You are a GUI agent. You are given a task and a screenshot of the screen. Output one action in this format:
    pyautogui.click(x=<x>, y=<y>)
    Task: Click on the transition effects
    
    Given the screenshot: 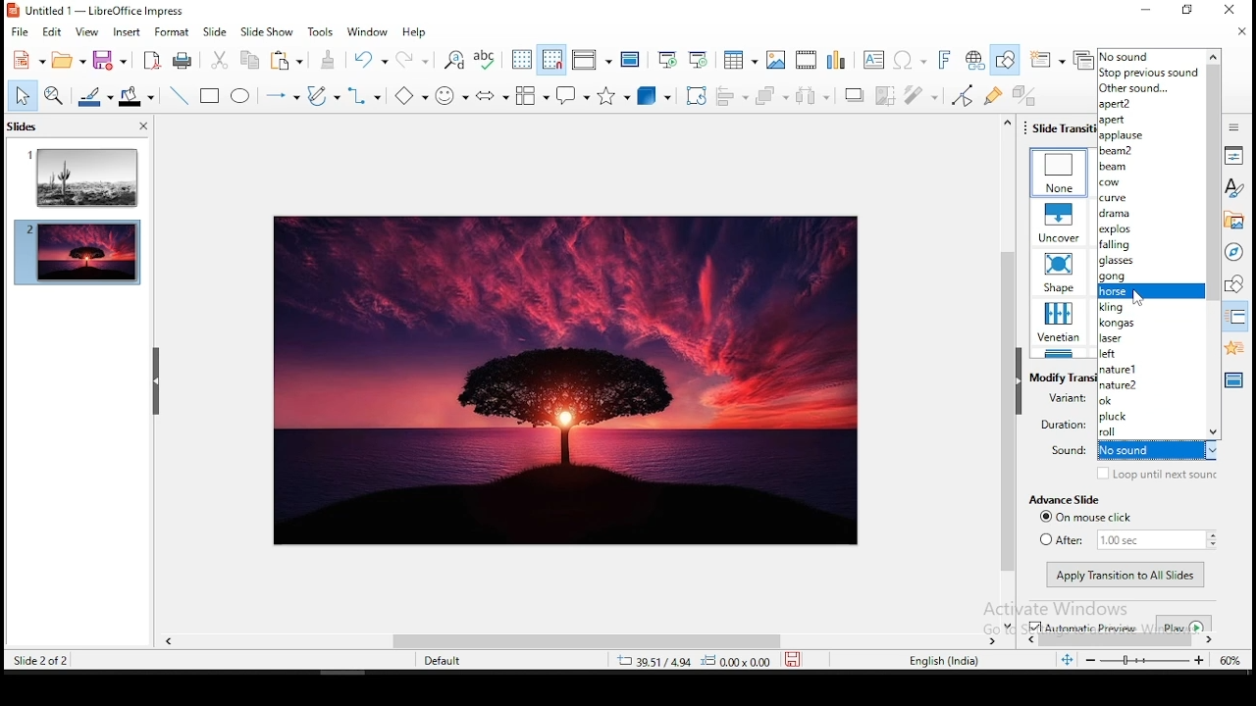 What is the action you would take?
    pyautogui.click(x=1060, y=174)
    